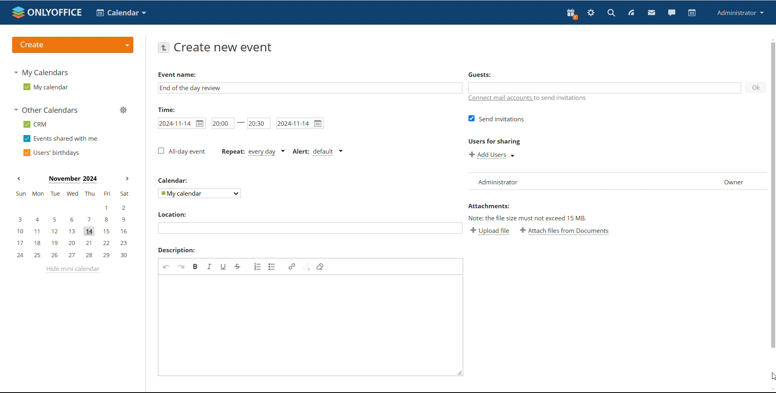  Describe the element at coordinates (571, 14) in the screenshot. I see `present` at that location.